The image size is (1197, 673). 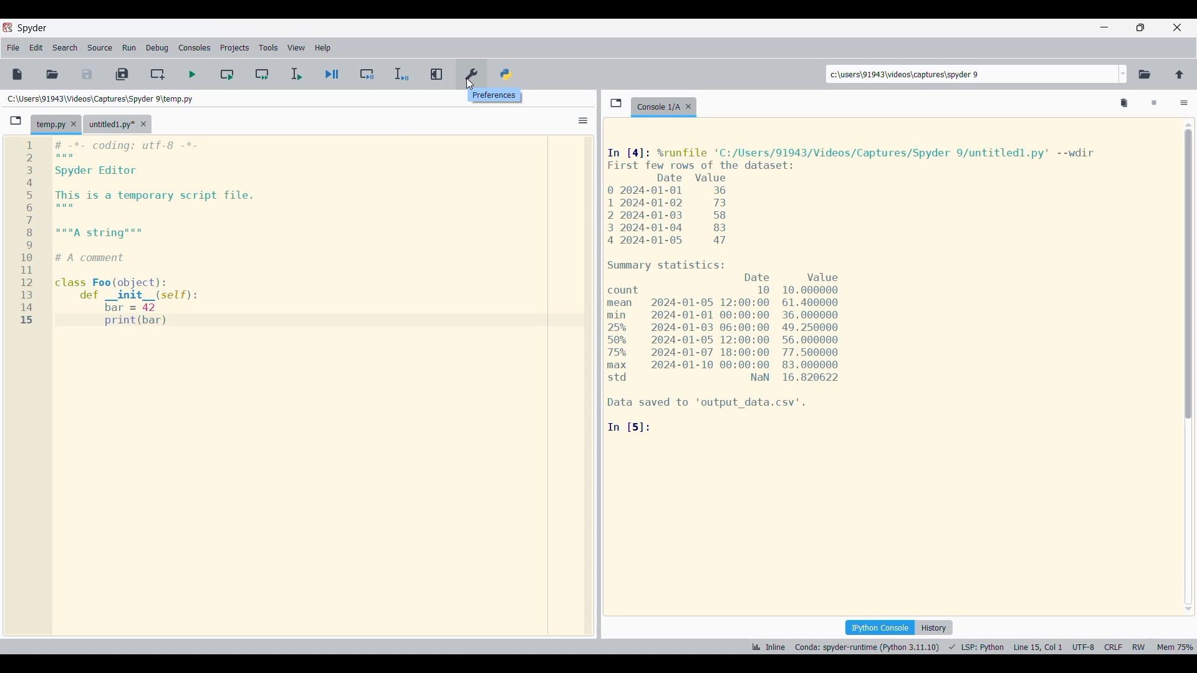 What do you see at coordinates (971, 646) in the screenshot?
I see `Details of current code` at bounding box center [971, 646].